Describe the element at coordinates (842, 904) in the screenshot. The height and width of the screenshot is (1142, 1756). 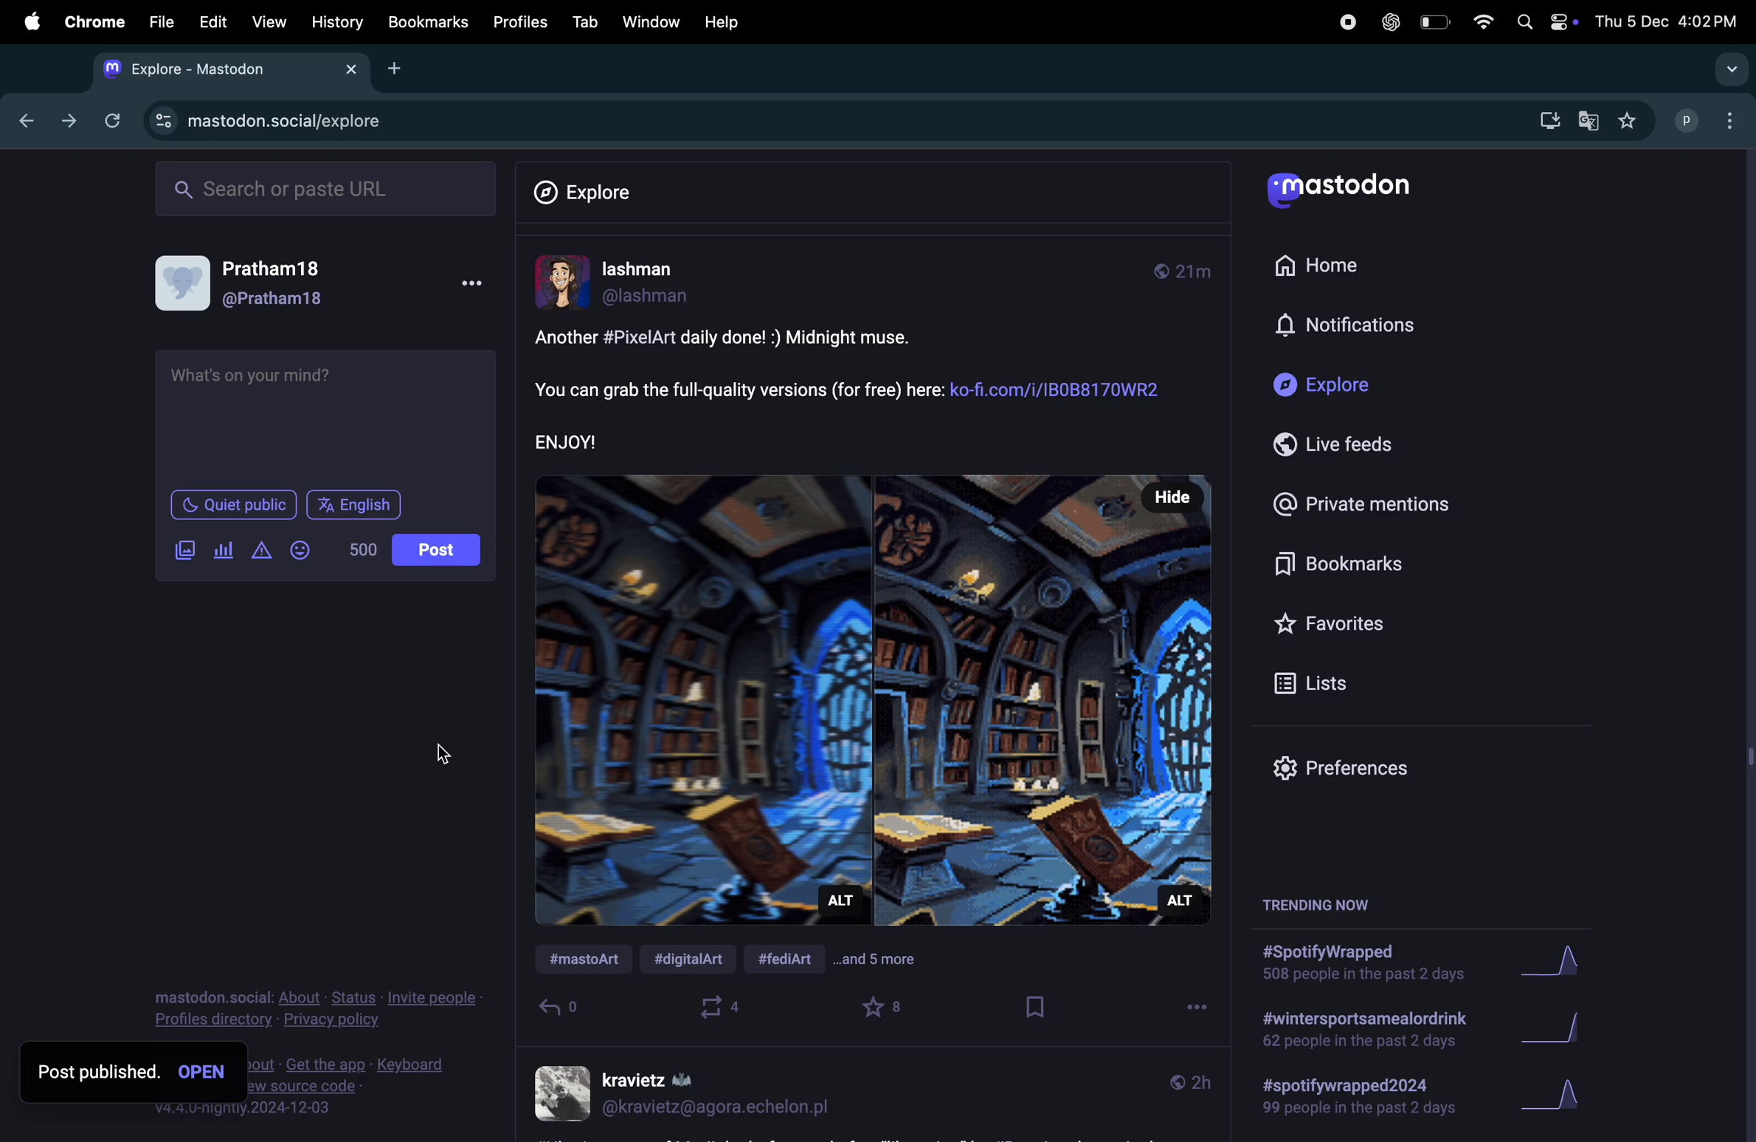
I see `Alt description` at that location.